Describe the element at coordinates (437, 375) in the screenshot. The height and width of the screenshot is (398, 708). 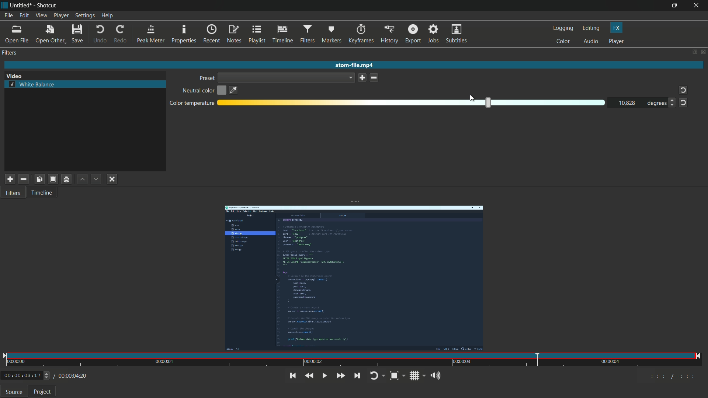
I see `show volume control` at that location.